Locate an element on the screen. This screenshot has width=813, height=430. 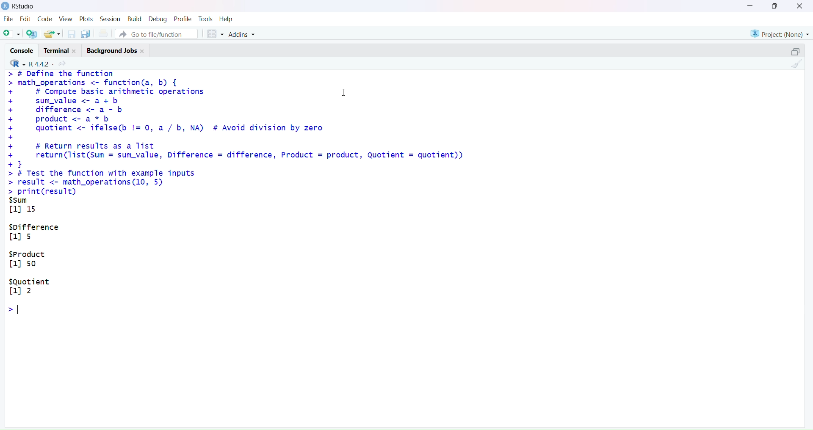
Help is located at coordinates (227, 19).